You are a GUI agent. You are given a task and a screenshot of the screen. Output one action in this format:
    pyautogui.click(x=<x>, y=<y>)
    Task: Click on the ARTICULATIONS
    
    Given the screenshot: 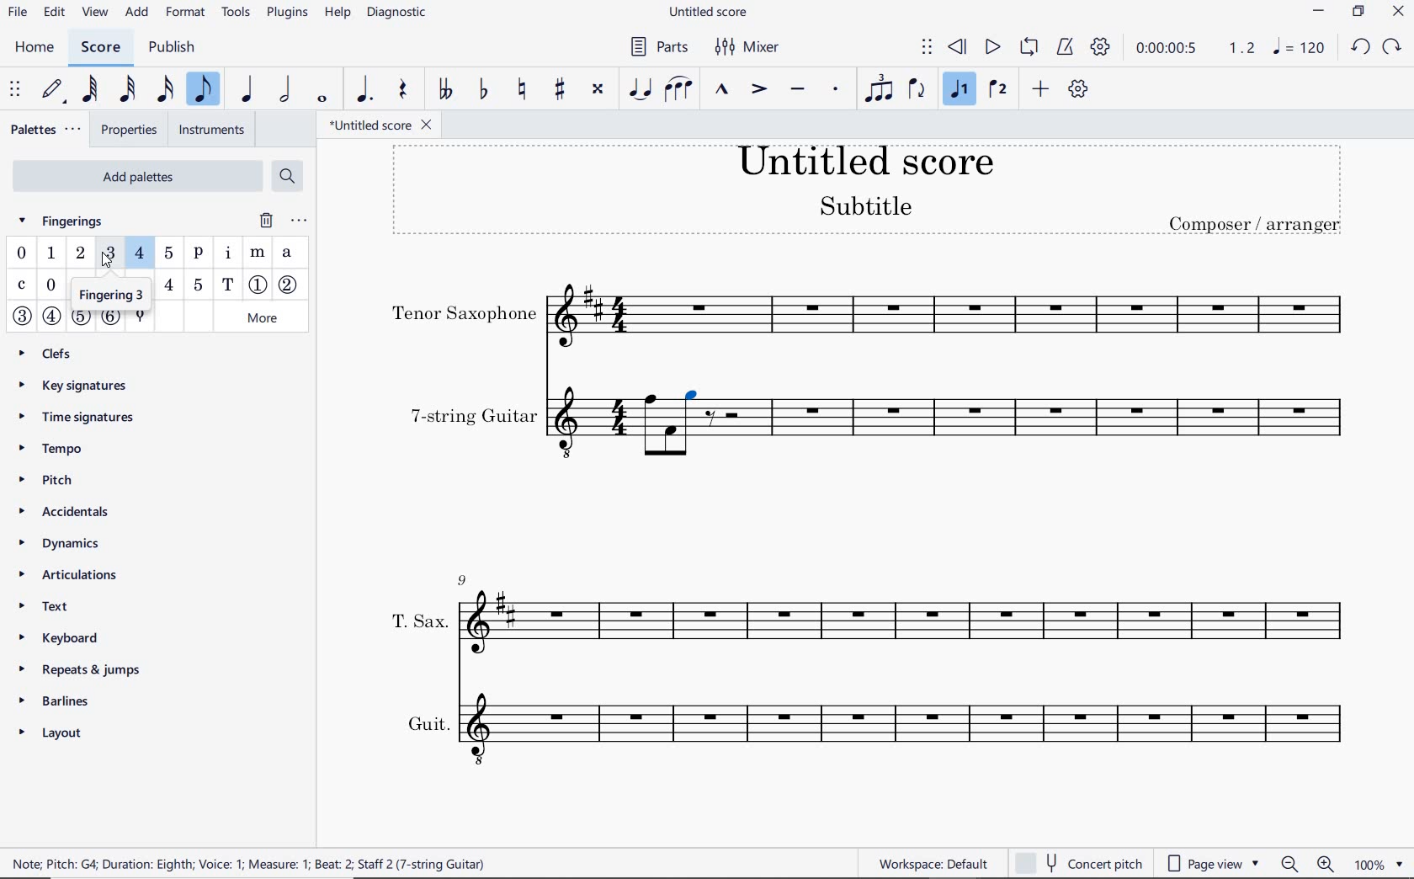 What is the action you would take?
    pyautogui.click(x=66, y=577)
    